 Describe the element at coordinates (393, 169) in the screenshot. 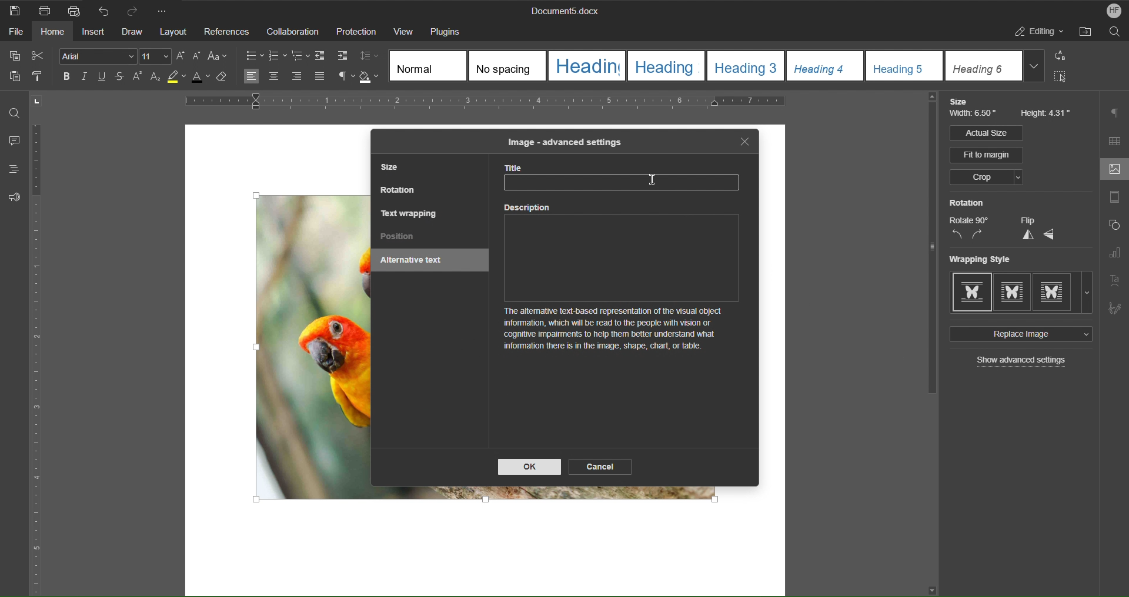

I see `Size` at that location.